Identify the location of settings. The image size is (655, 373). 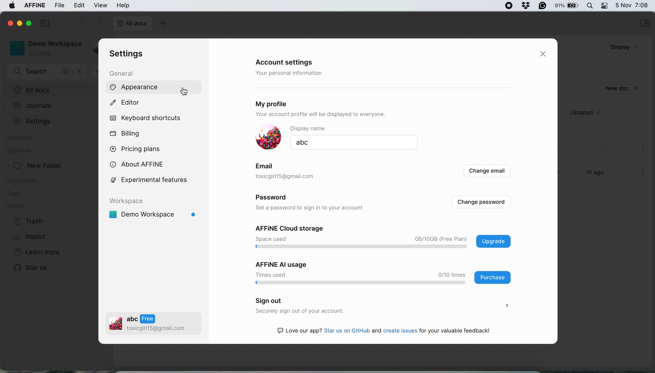
(32, 121).